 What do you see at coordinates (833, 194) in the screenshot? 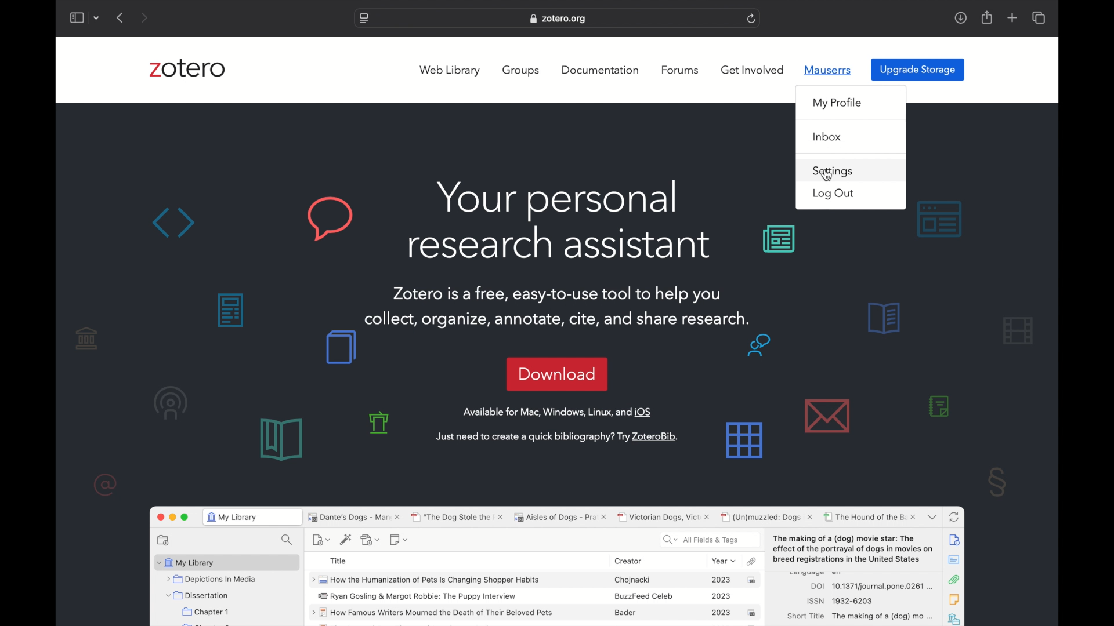
I see `log out` at bounding box center [833, 194].